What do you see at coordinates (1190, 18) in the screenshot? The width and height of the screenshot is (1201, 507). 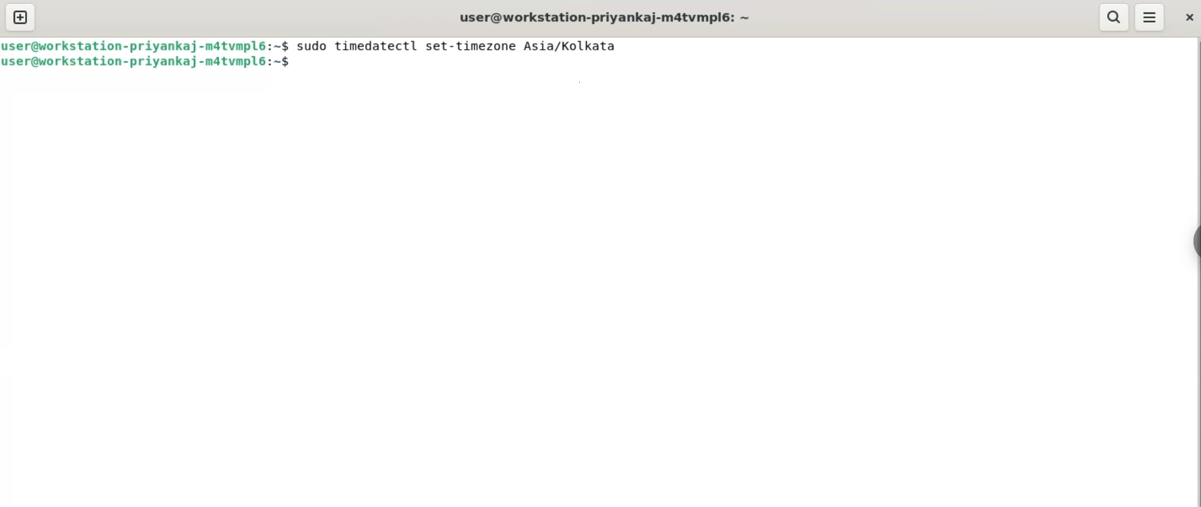 I see `close` at bounding box center [1190, 18].